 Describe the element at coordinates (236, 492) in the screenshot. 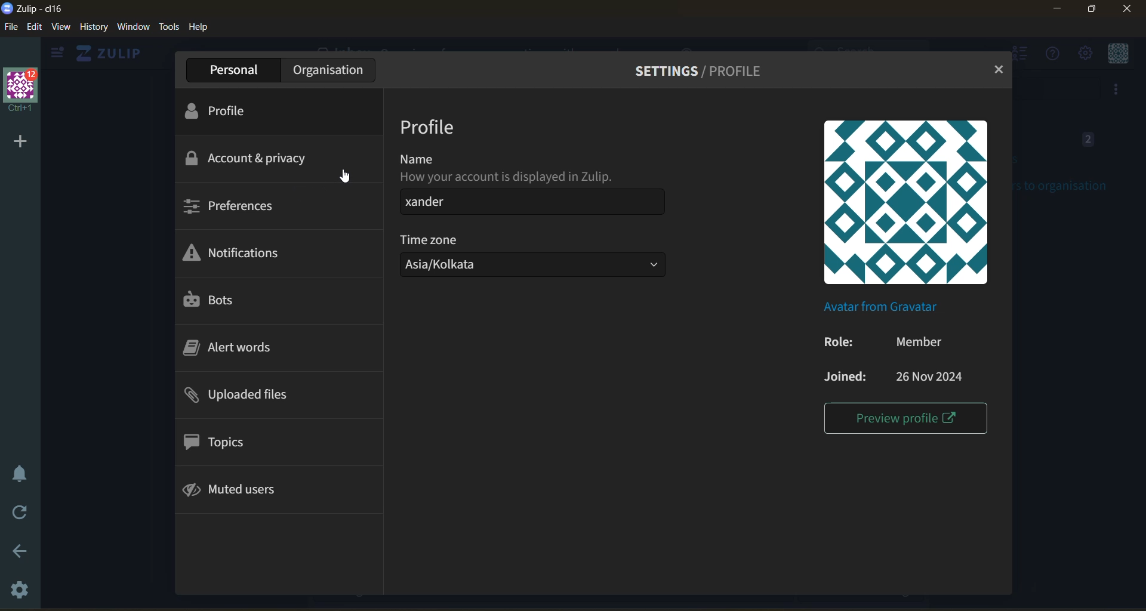

I see `muted users` at that location.